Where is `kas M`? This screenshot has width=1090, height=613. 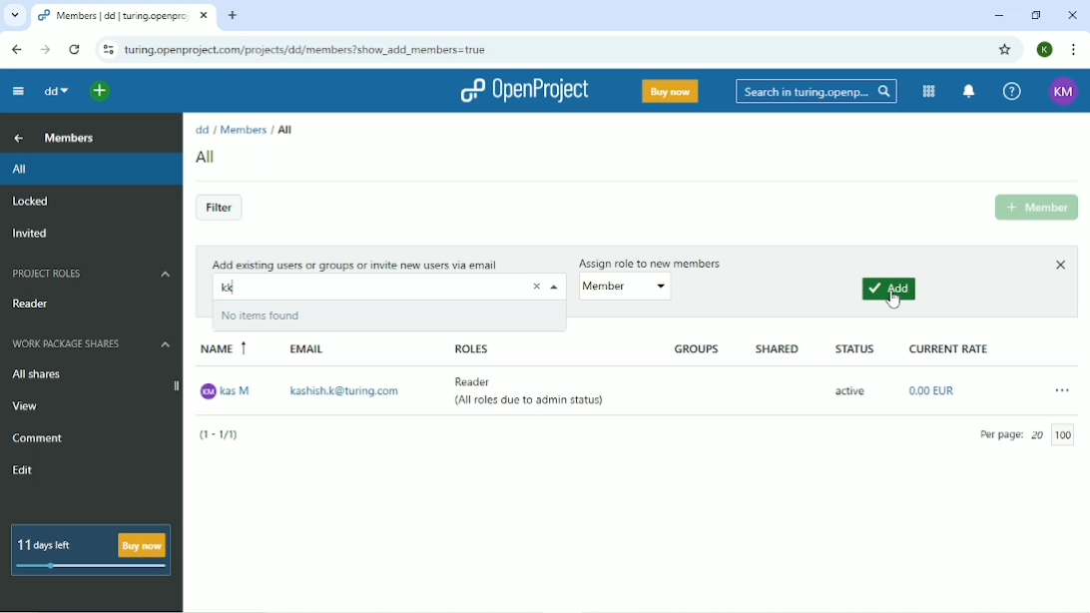
kas M is located at coordinates (225, 391).